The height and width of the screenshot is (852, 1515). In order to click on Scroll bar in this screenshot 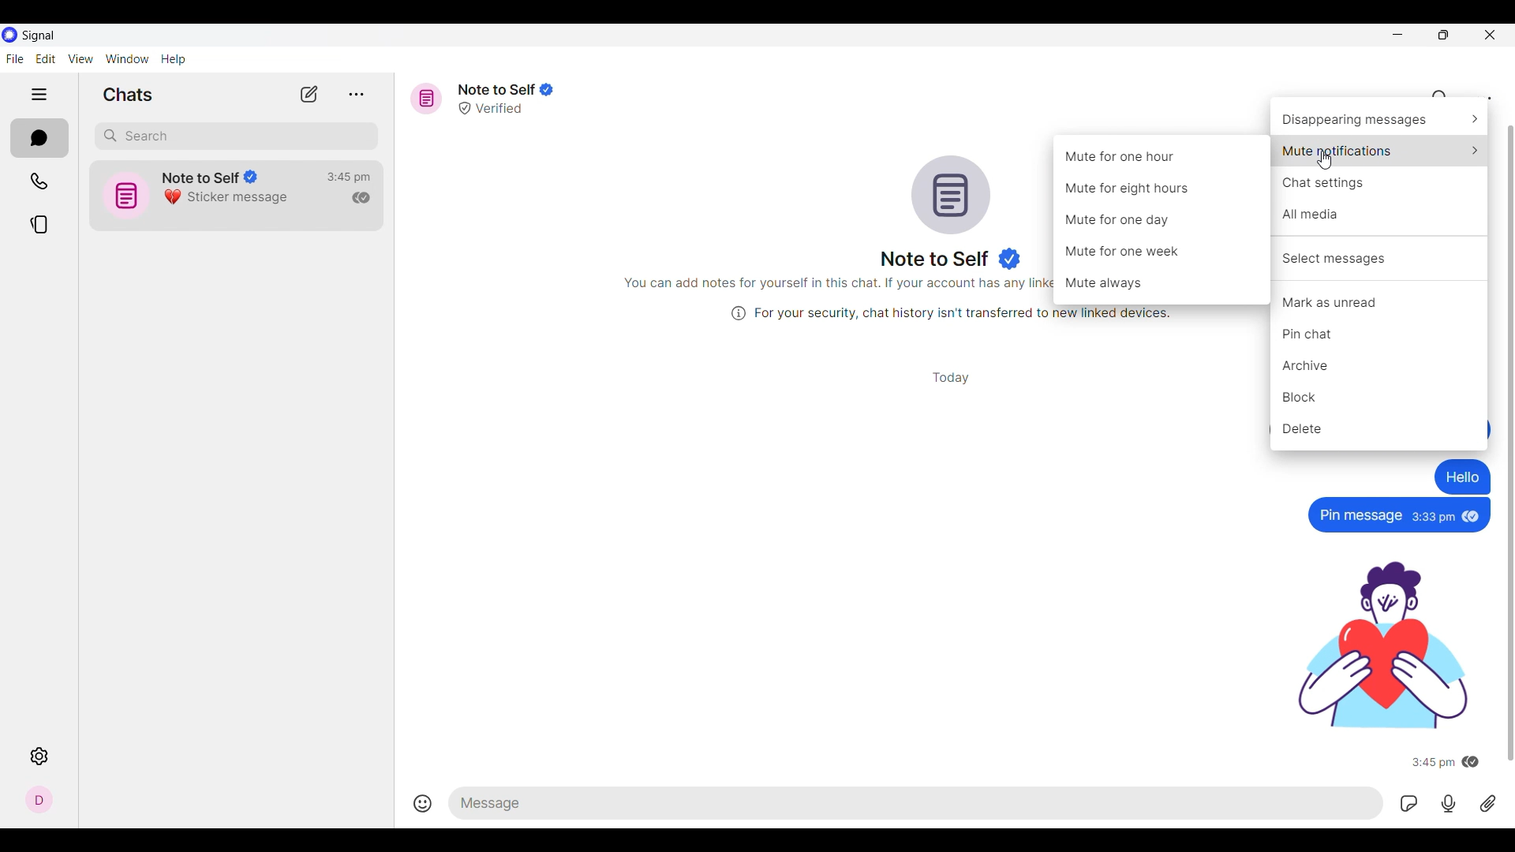, I will do `click(1506, 444)`.